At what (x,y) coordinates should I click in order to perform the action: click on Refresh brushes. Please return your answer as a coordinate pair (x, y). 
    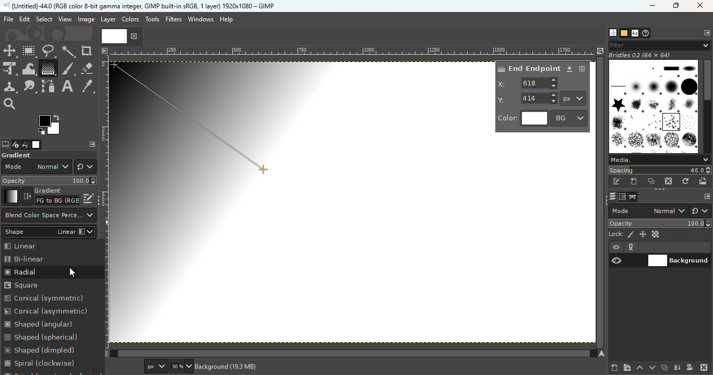
    Looking at the image, I should click on (686, 181).